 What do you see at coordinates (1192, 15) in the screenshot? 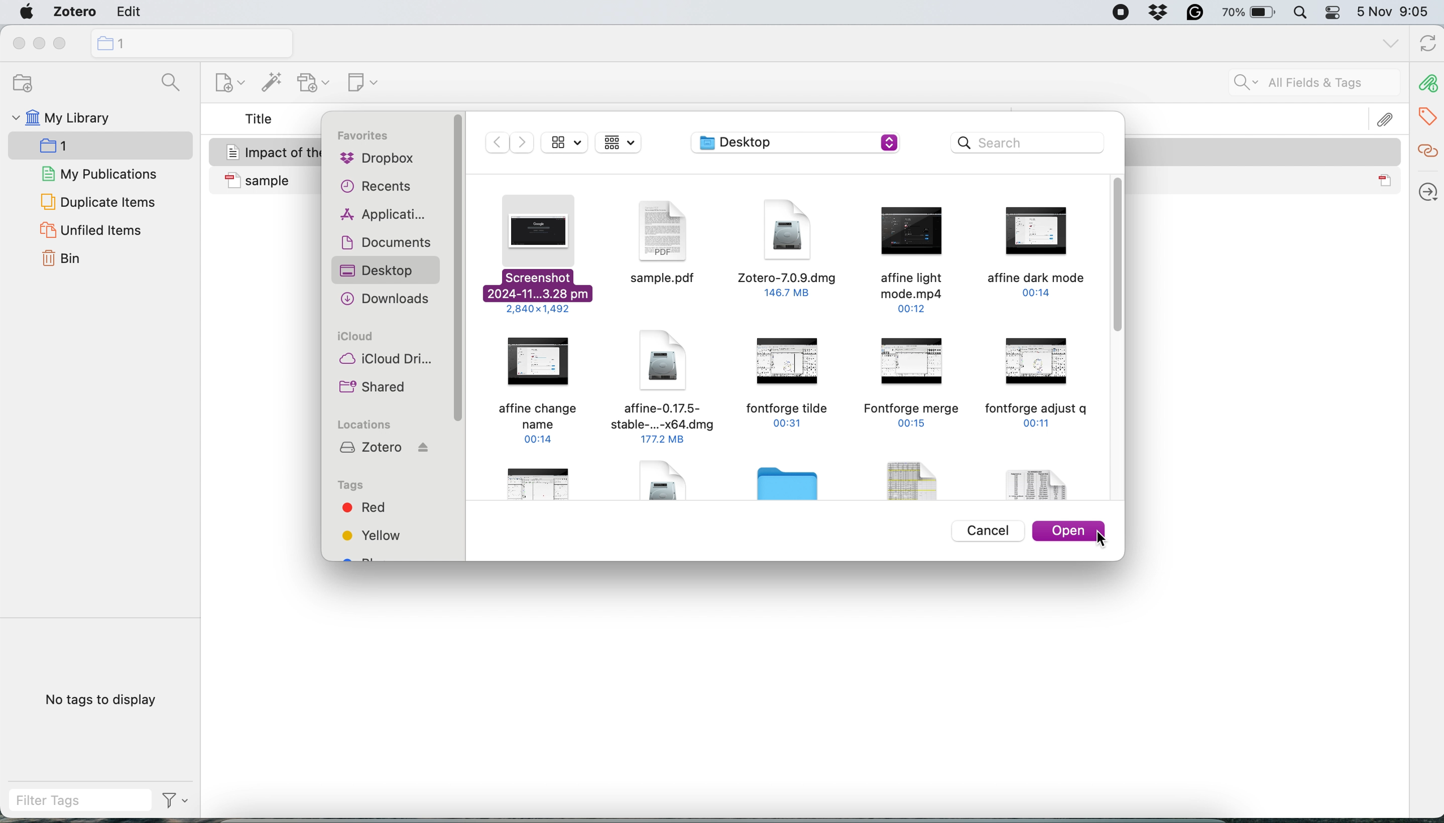
I see `grammarly` at bounding box center [1192, 15].